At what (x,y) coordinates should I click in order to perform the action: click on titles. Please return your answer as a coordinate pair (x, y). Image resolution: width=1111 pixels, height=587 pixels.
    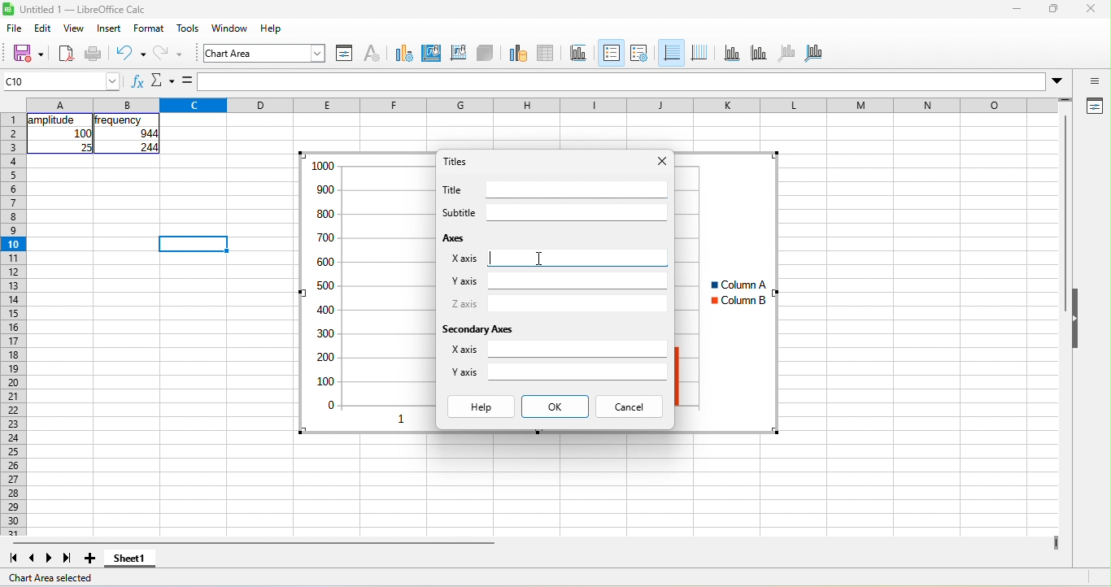
    Looking at the image, I should click on (455, 161).